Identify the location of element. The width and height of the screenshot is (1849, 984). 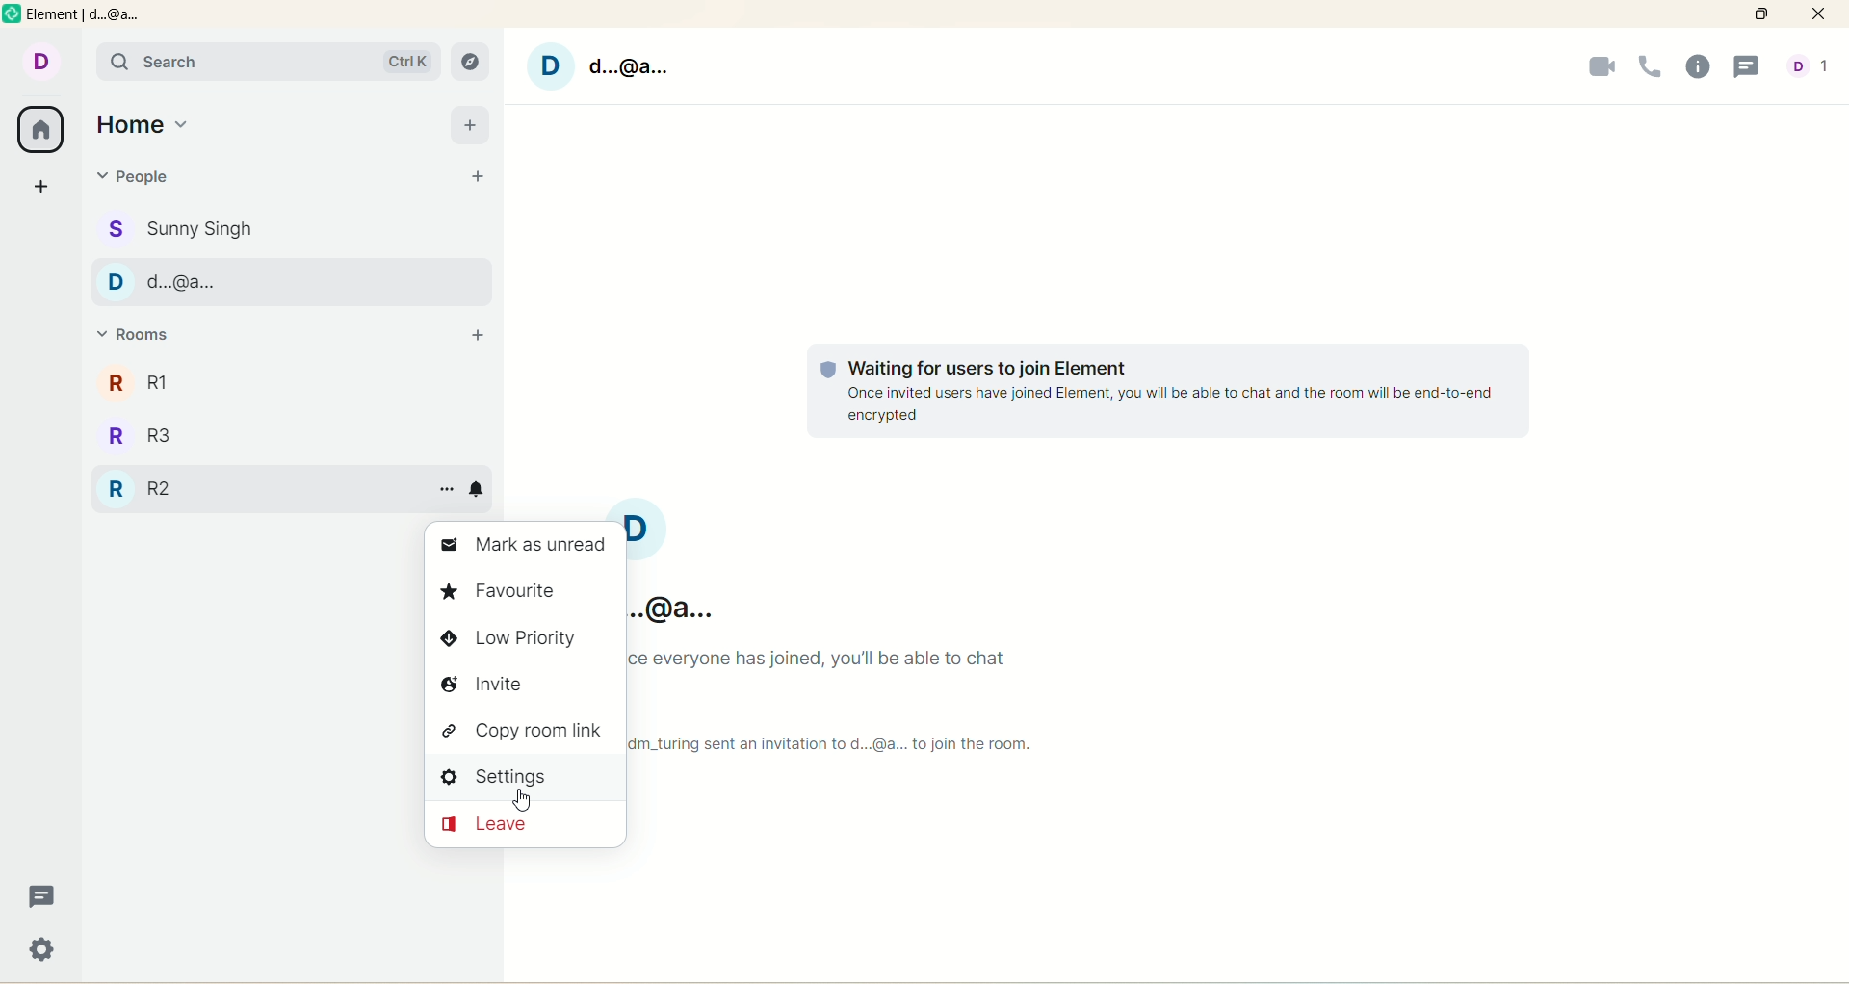
(99, 17).